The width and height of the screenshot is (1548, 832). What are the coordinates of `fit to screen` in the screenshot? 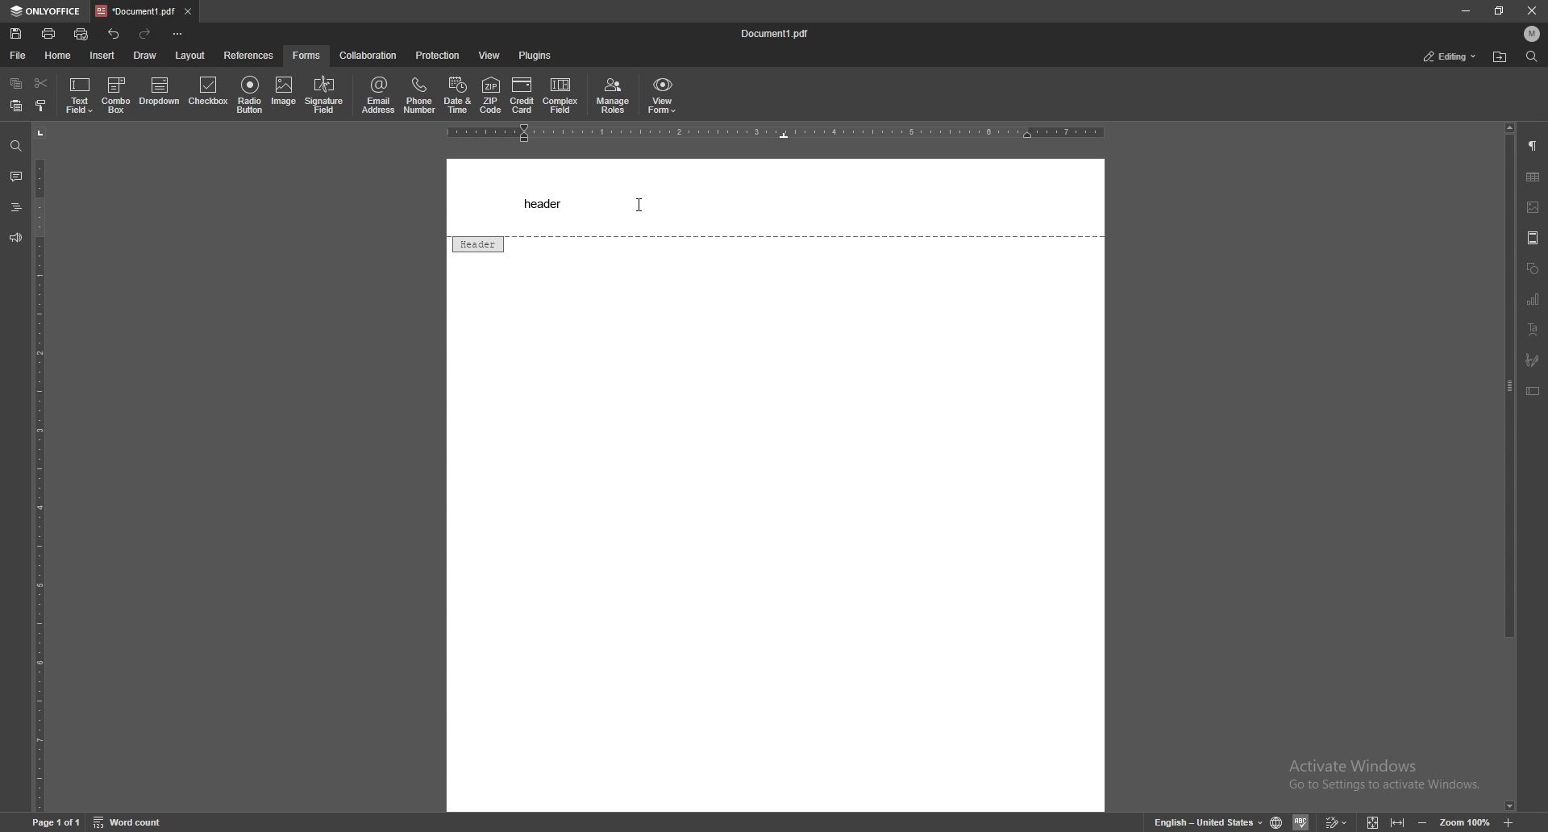 It's located at (1374, 822).